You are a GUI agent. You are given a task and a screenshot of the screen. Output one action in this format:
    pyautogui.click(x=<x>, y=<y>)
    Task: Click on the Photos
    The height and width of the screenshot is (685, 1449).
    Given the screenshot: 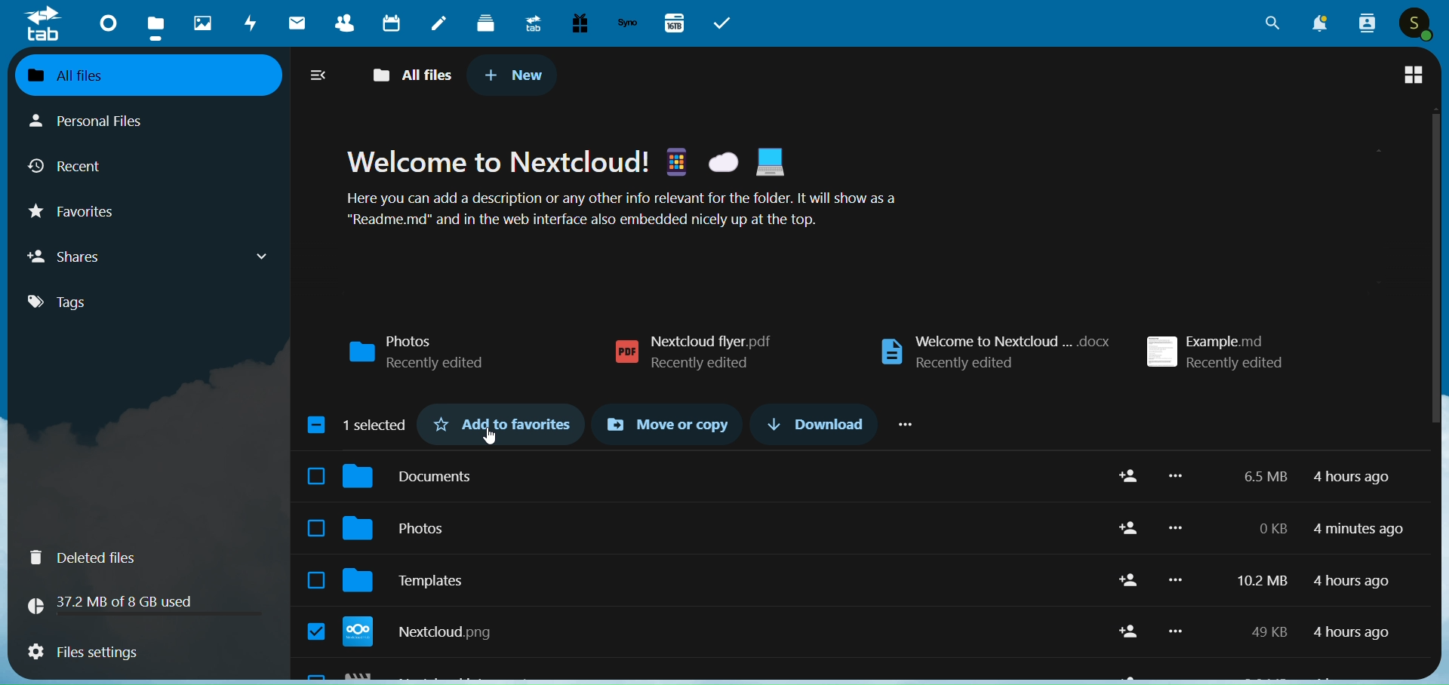 What is the action you would take?
    pyautogui.click(x=720, y=527)
    